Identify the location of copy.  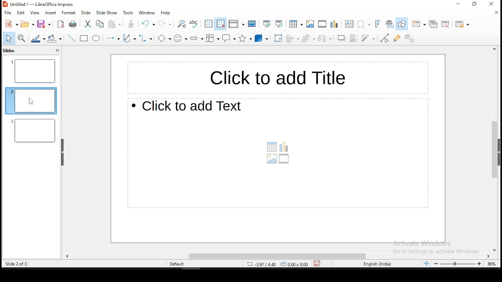
(101, 24).